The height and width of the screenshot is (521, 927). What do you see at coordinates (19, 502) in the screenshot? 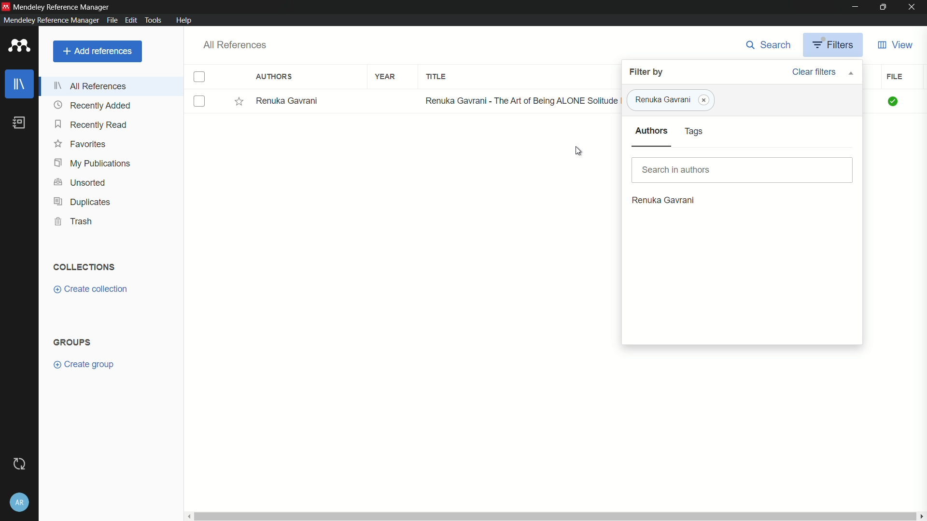
I see `account and settings` at bounding box center [19, 502].